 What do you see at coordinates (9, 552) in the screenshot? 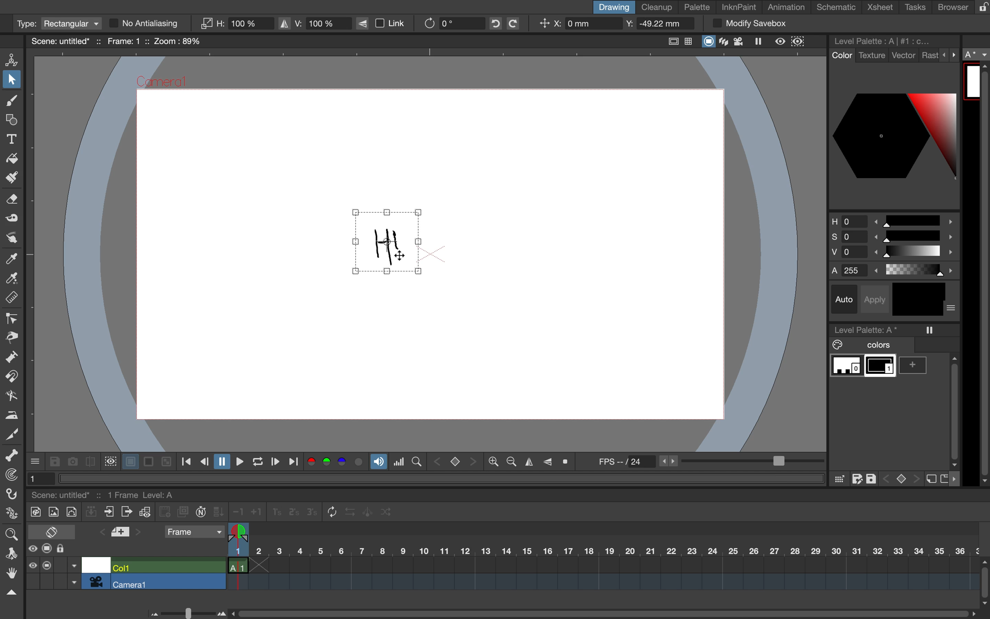
I see `rotate tool` at bounding box center [9, 552].